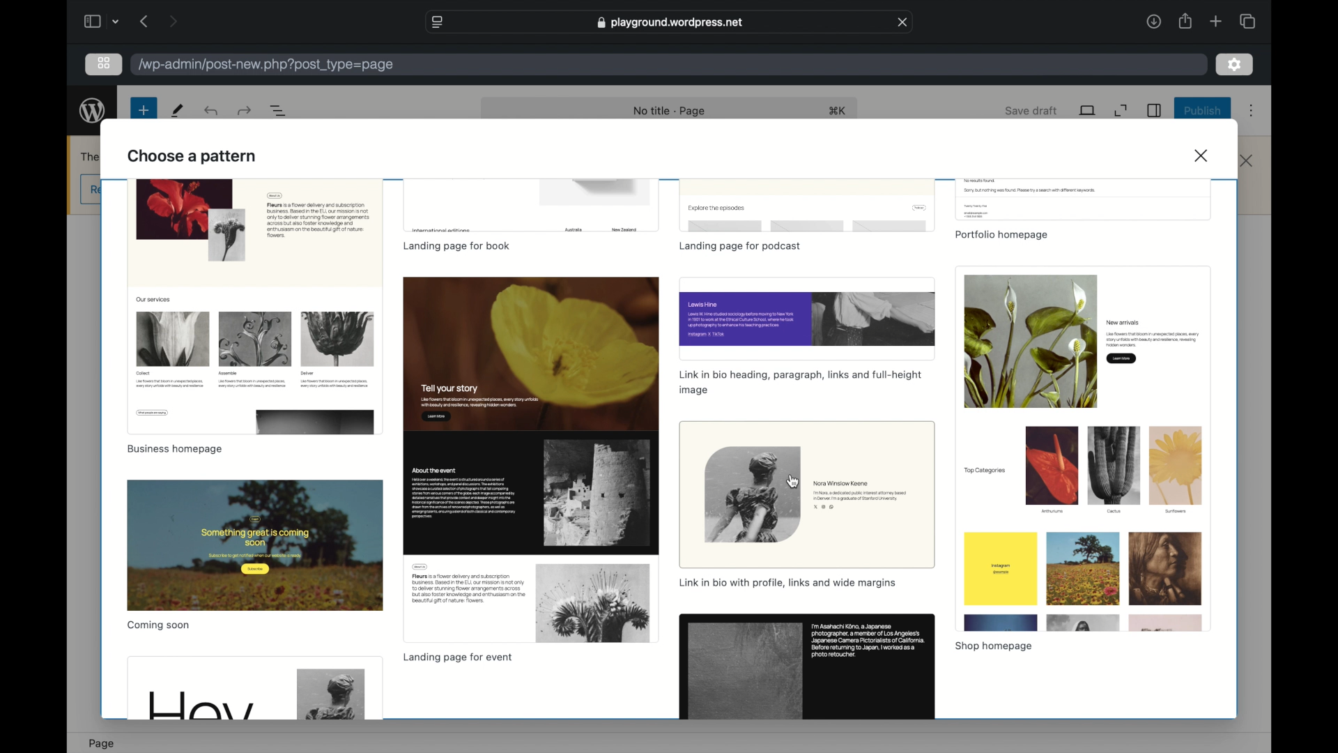 The width and height of the screenshot is (1338, 753). What do you see at coordinates (279, 110) in the screenshot?
I see `document overview` at bounding box center [279, 110].